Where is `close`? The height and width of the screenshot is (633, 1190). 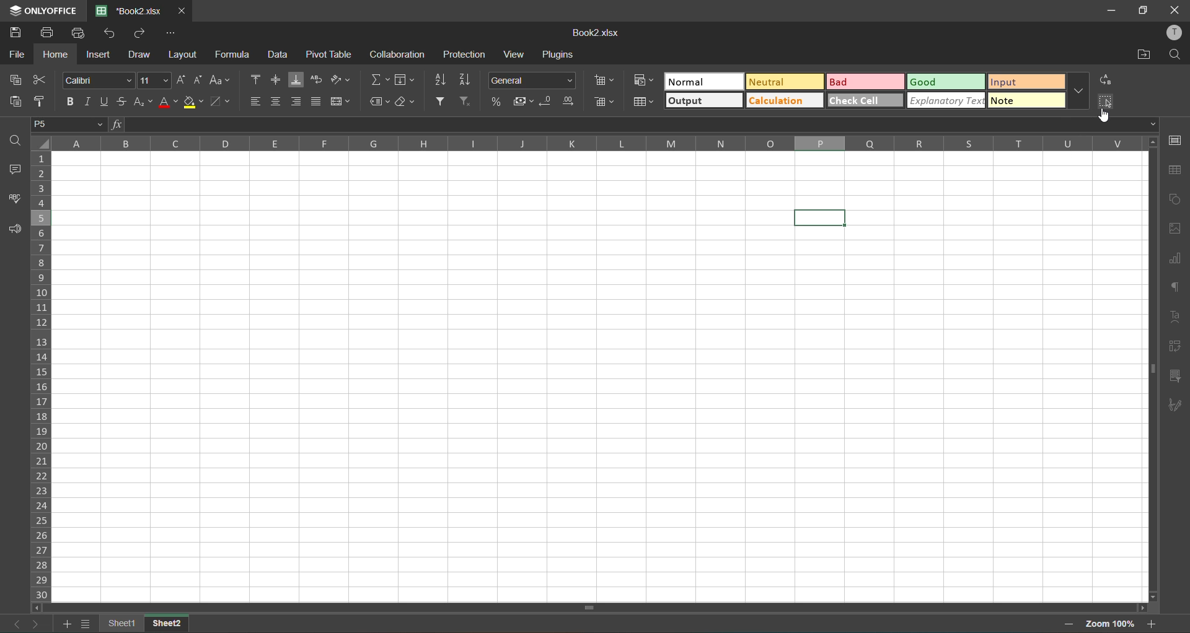
close is located at coordinates (185, 11).